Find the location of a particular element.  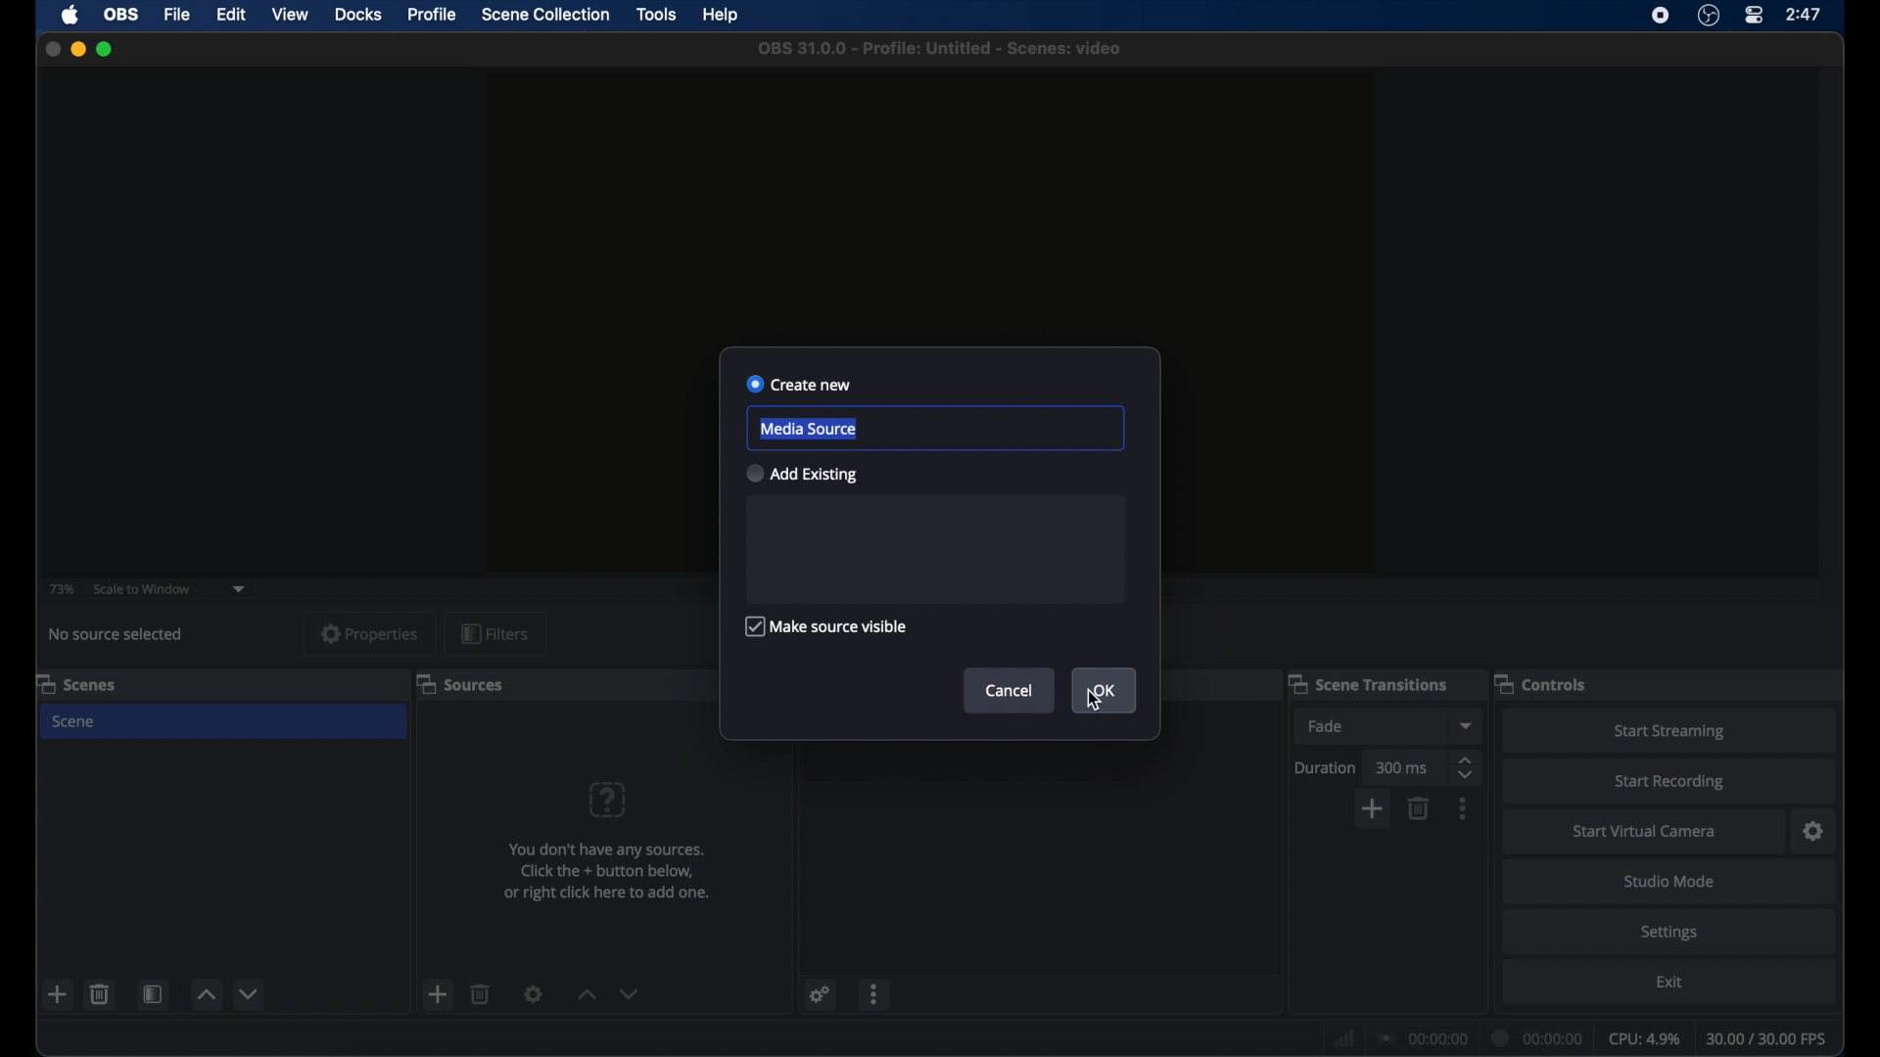

screen recorder icon is located at coordinates (1661, 16).